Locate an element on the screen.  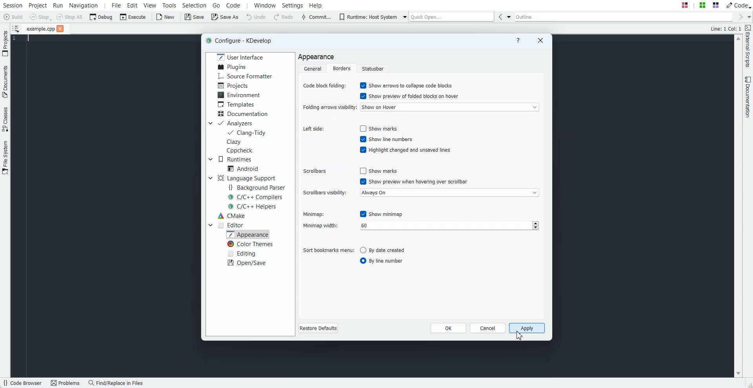
Cancel is located at coordinates (488, 328).